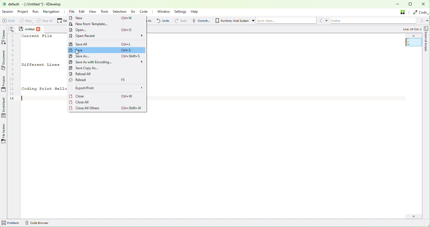 Image resolution: width=430 pixels, height=227 pixels. Describe the element at coordinates (195, 12) in the screenshot. I see `Help` at that location.